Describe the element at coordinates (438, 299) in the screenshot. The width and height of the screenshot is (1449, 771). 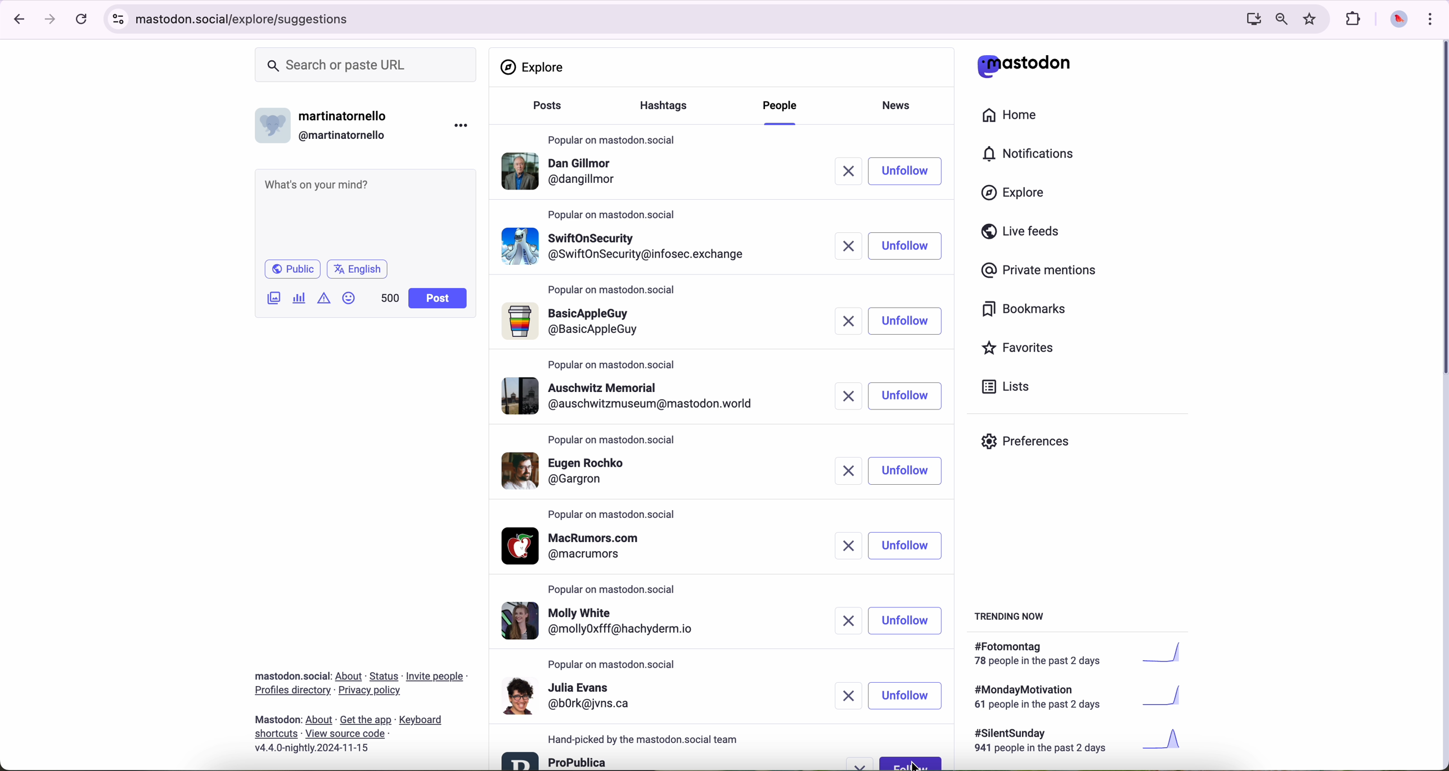
I see `post button` at that location.